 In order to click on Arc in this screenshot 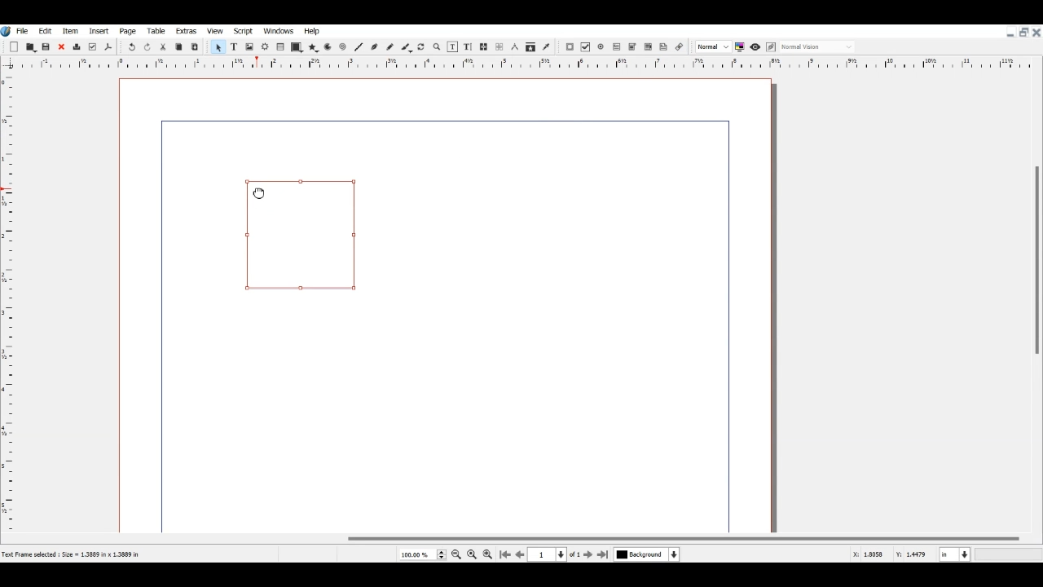, I will do `click(328, 48)`.